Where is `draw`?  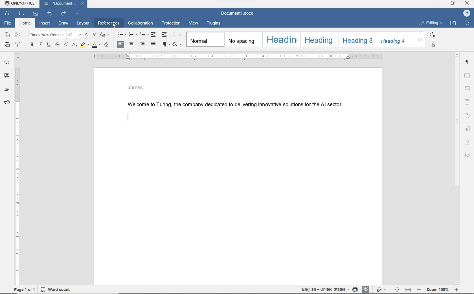 draw is located at coordinates (64, 23).